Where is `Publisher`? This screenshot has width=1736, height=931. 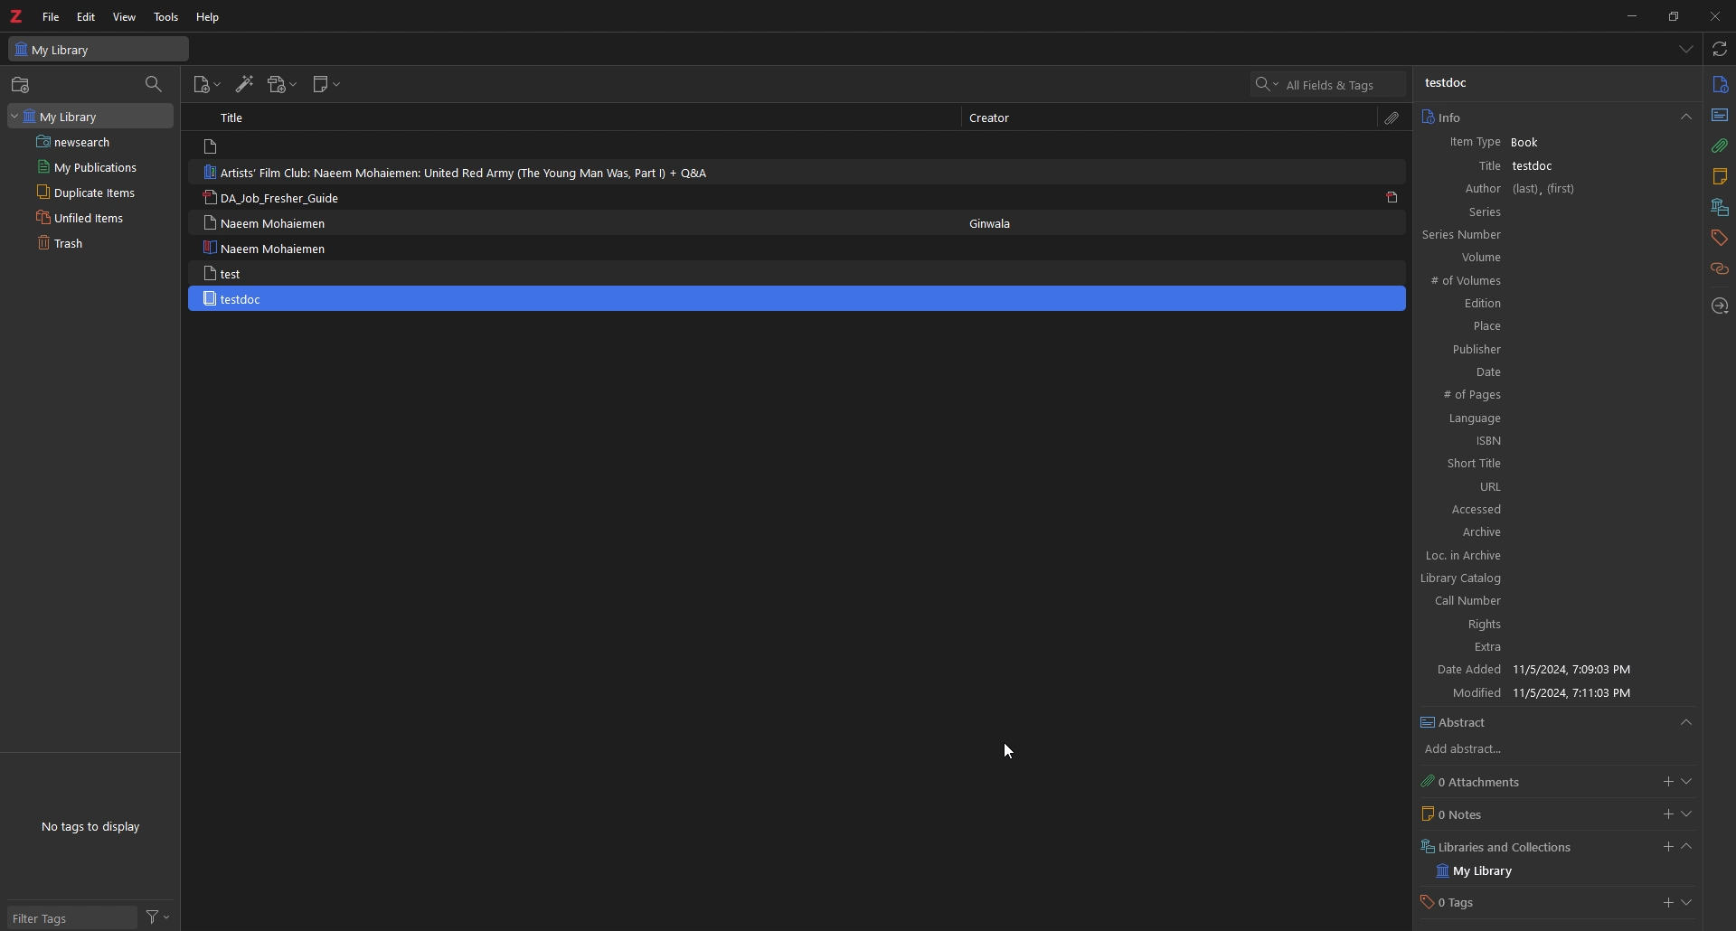
Publisher is located at coordinates (1544, 348).